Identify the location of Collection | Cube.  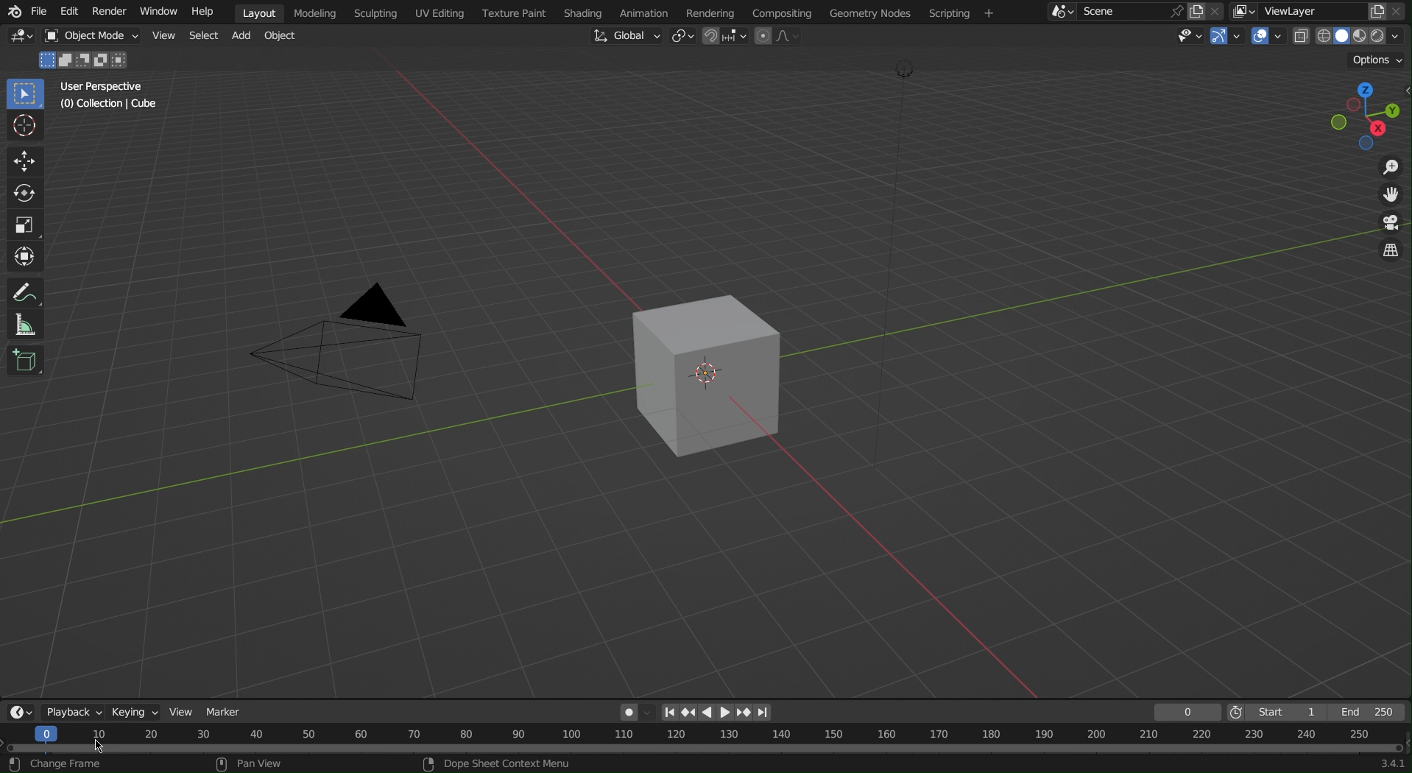
(110, 104).